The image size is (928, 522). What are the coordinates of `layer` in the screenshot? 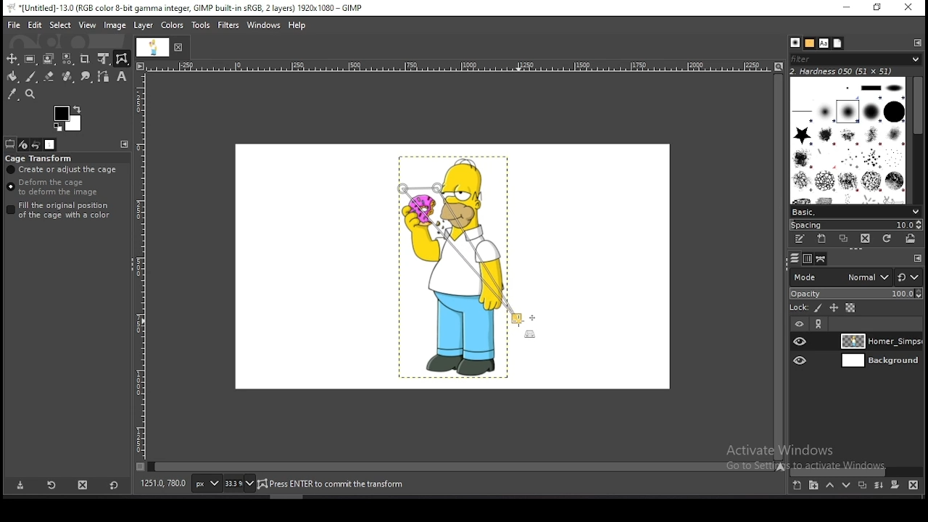 It's located at (144, 26).